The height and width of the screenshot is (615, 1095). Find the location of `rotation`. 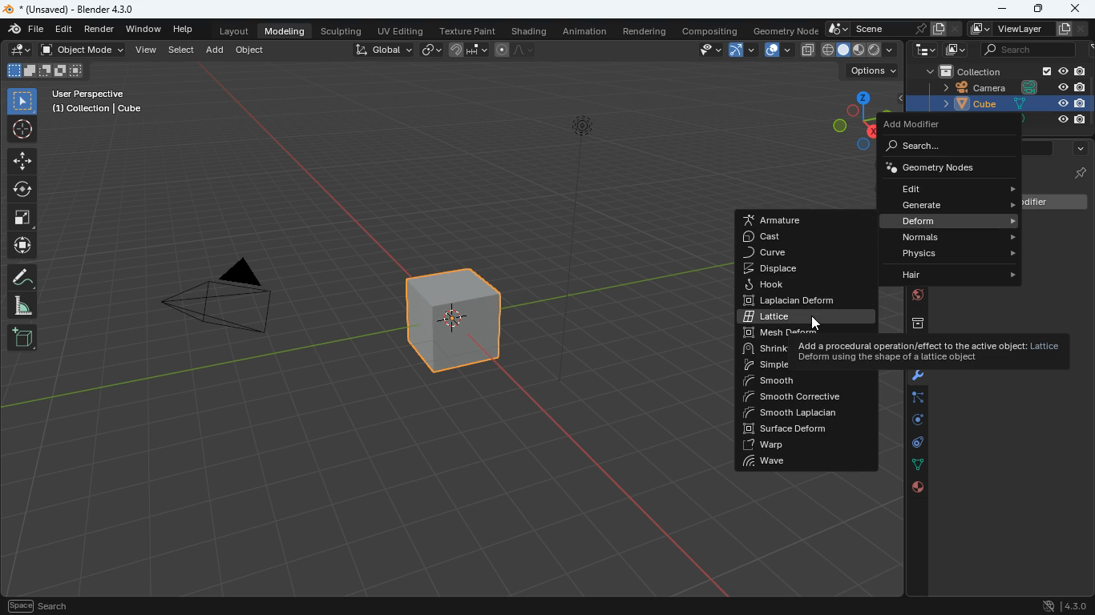

rotation is located at coordinates (910, 421).